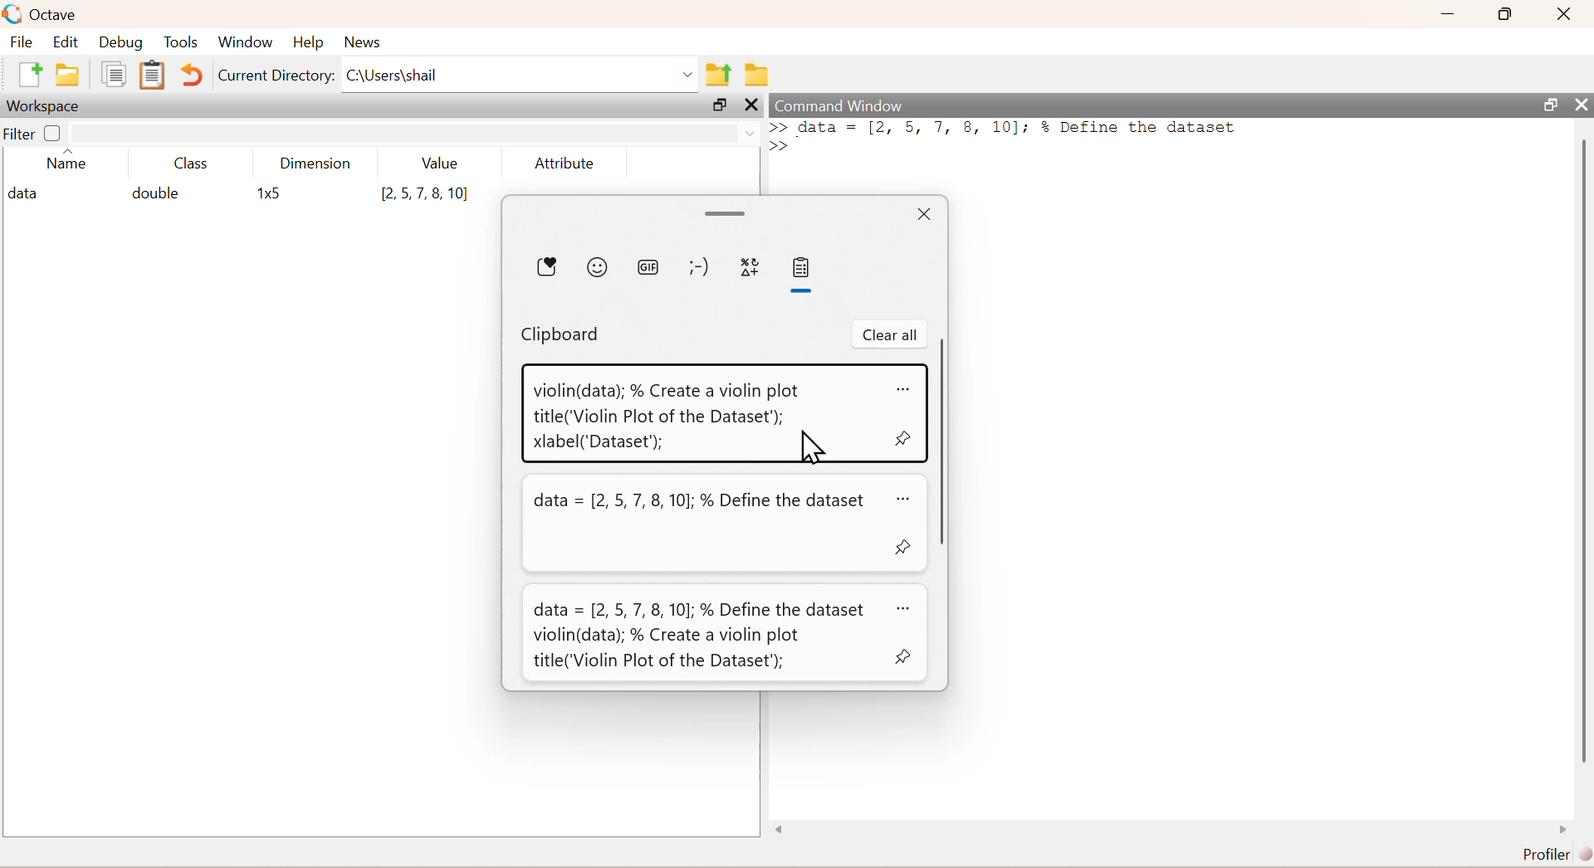 Image resolution: width=1594 pixels, height=868 pixels. I want to click on data = [2, 5, 7, 8, 10]; % Define the dataset
violin(data); % Create a violin plot
title('Violin Plot of the Dataset’);, so click(700, 636).